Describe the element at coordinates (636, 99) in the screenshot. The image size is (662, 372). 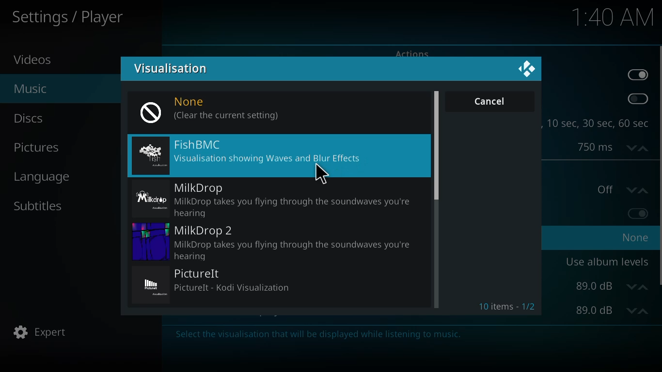
I see `enable` at that location.